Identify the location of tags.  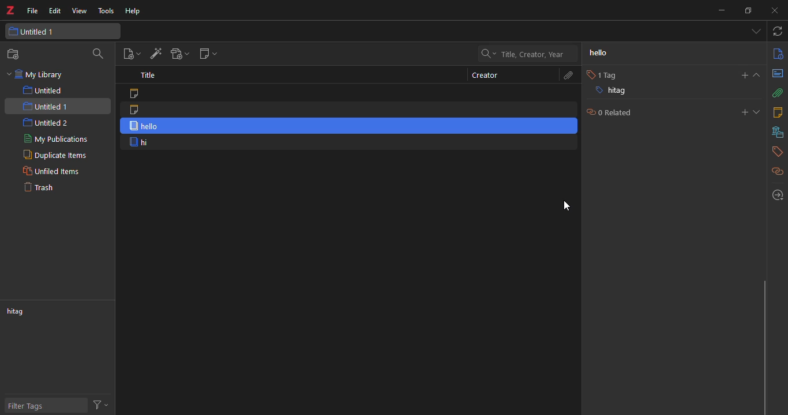
(776, 152).